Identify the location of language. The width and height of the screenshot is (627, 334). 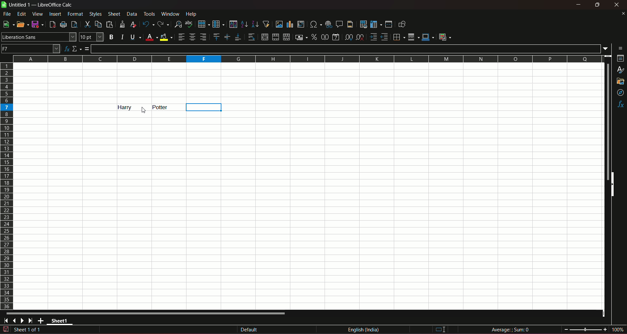
(365, 330).